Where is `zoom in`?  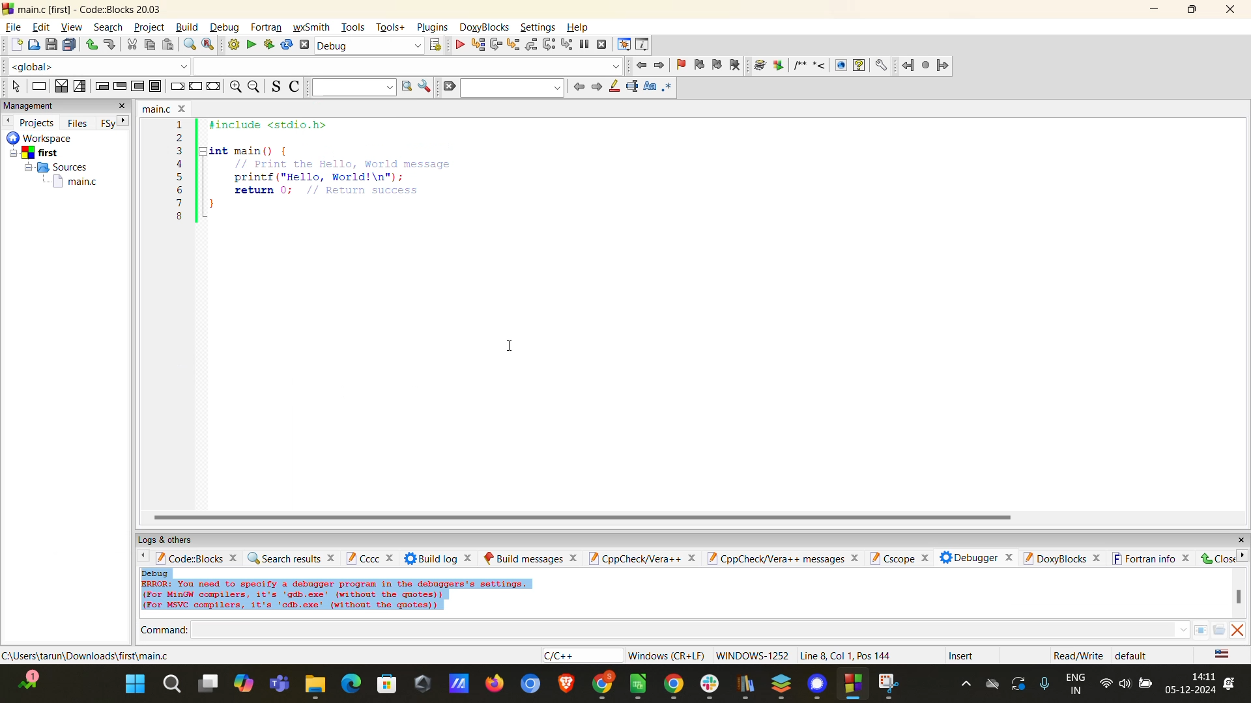
zoom in is located at coordinates (235, 89).